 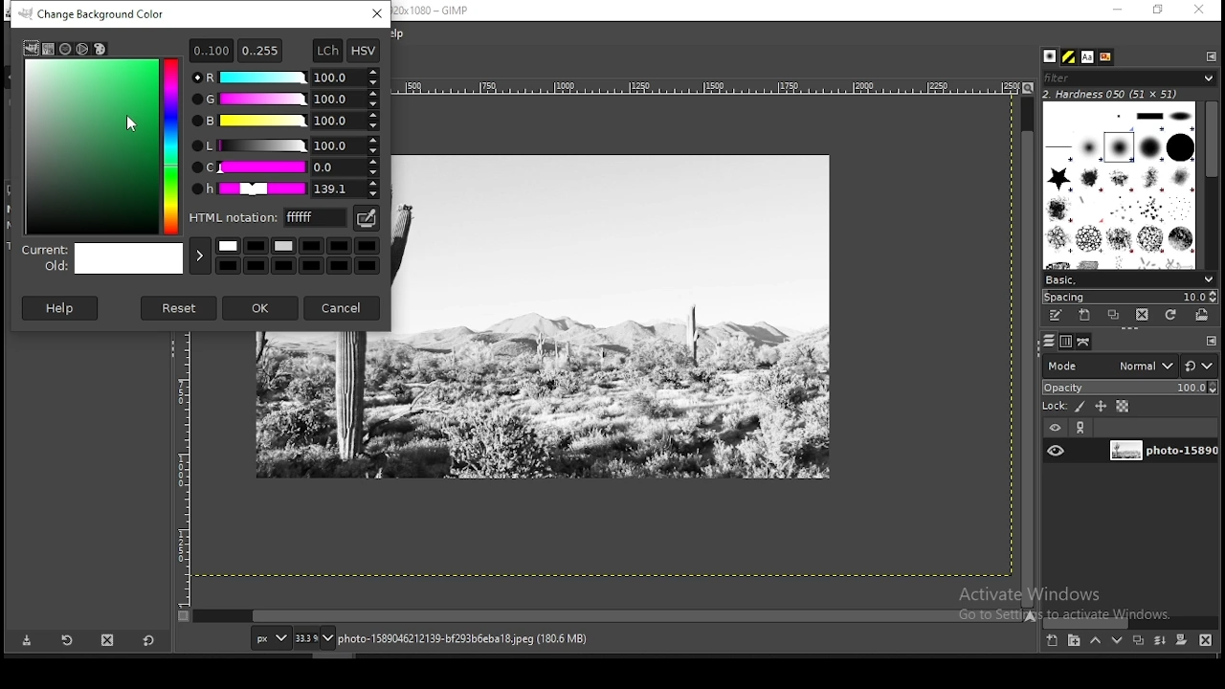 I want to click on scroll bar, so click(x=609, y=616).